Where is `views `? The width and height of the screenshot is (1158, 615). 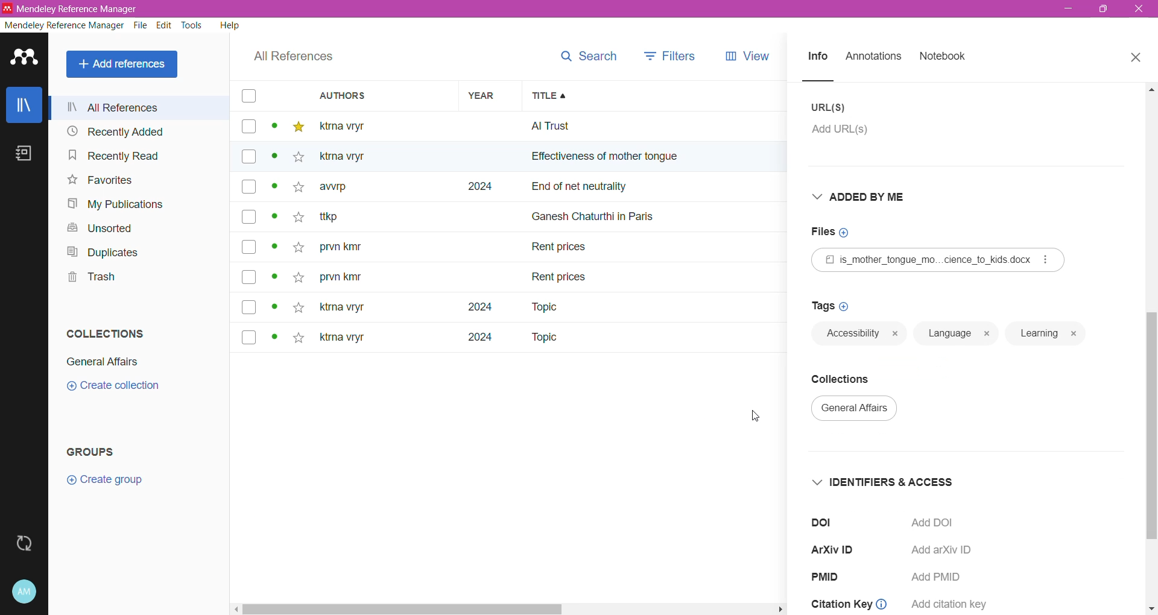
views  is located at coordinates (756, 56).